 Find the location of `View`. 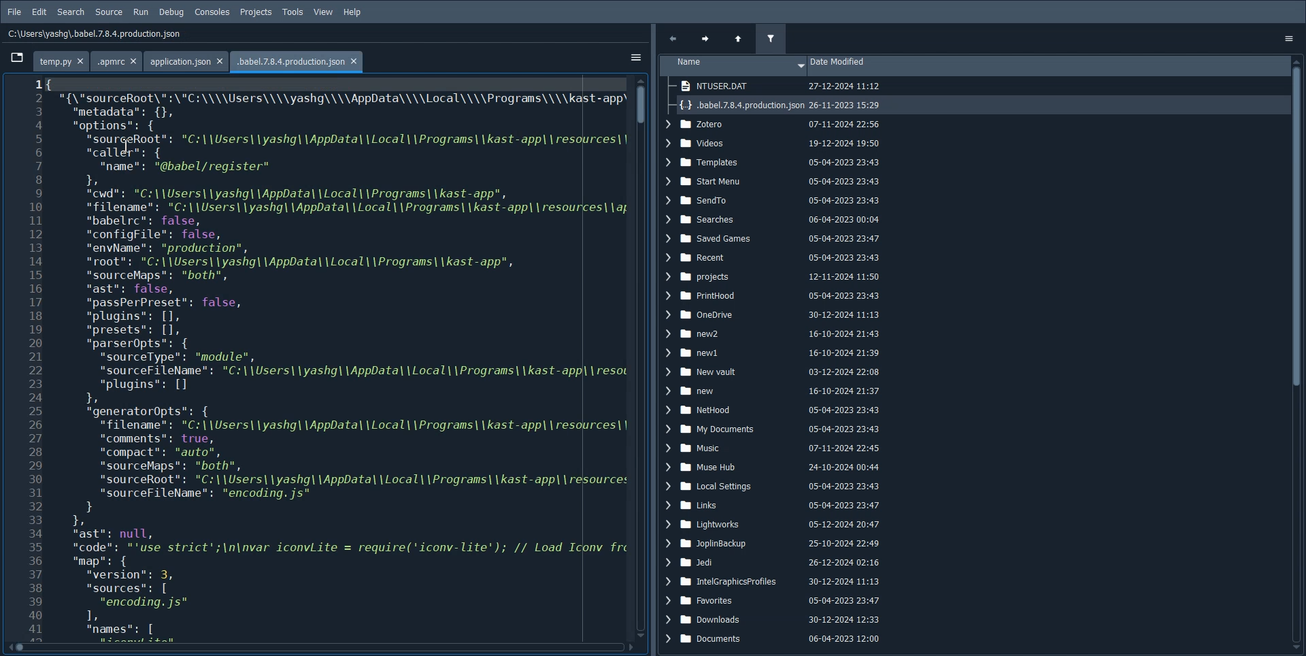

View is located at coordinates (324, 13).